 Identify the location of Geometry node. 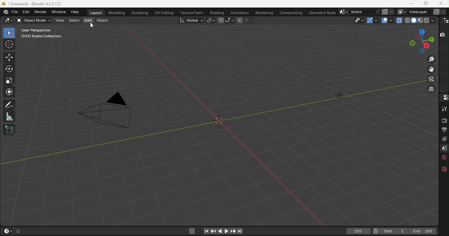
(322, 12).